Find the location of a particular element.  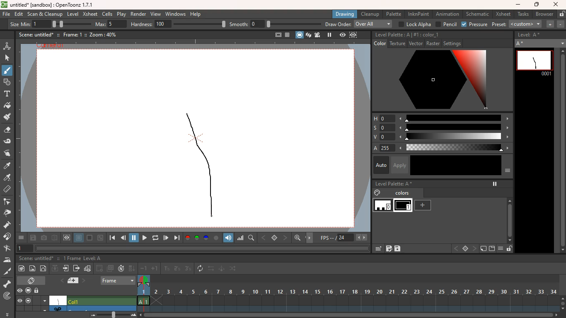

lock alpha is located at coordinates (415, 24).